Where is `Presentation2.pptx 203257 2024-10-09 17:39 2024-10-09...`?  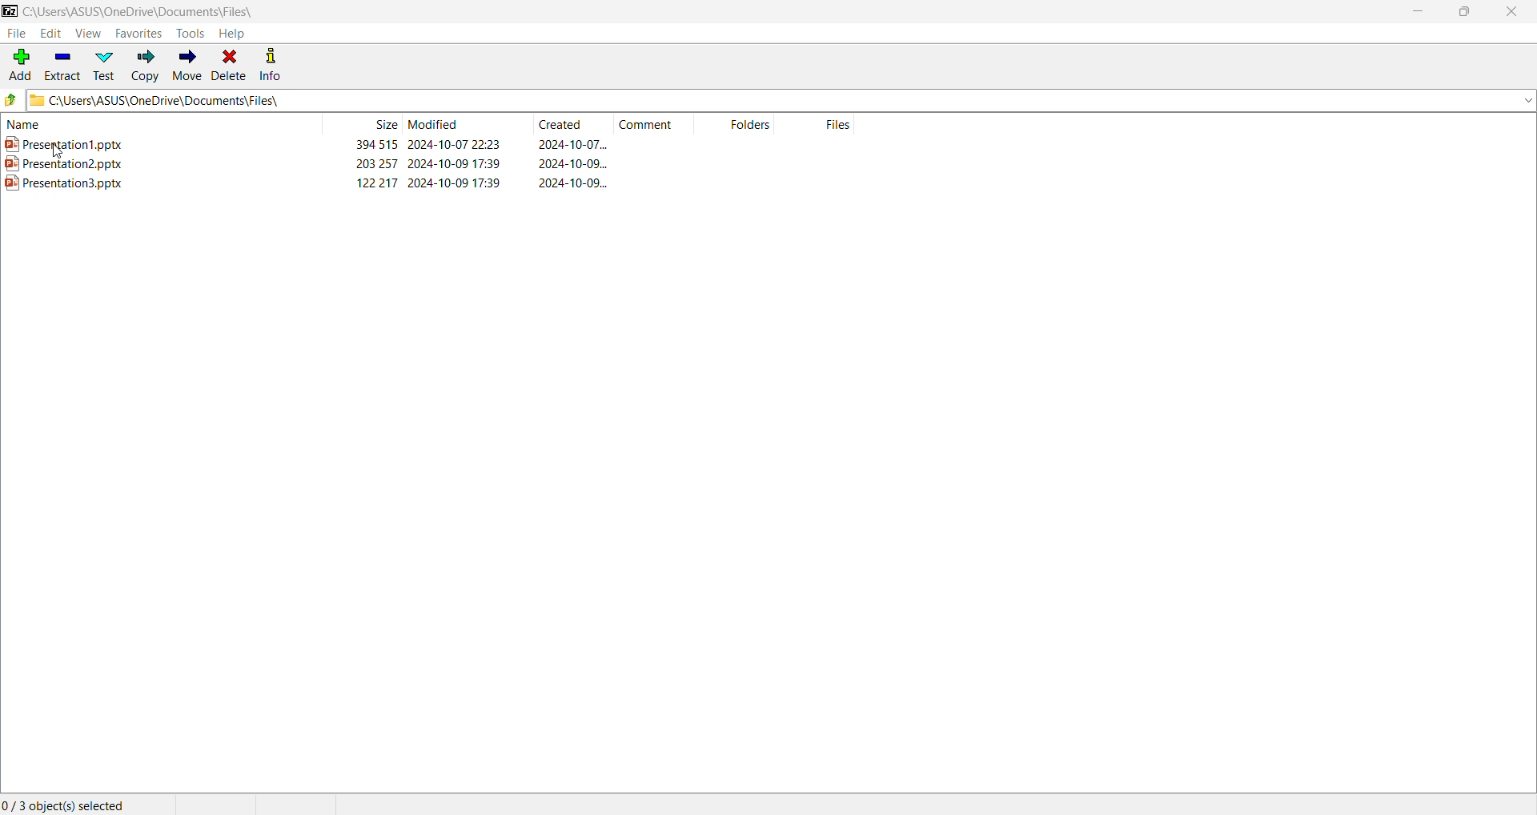
Presentation2.pptx 203257 2024-10-09 17:39 2024-10-09... is located at coordinates (319, 163).